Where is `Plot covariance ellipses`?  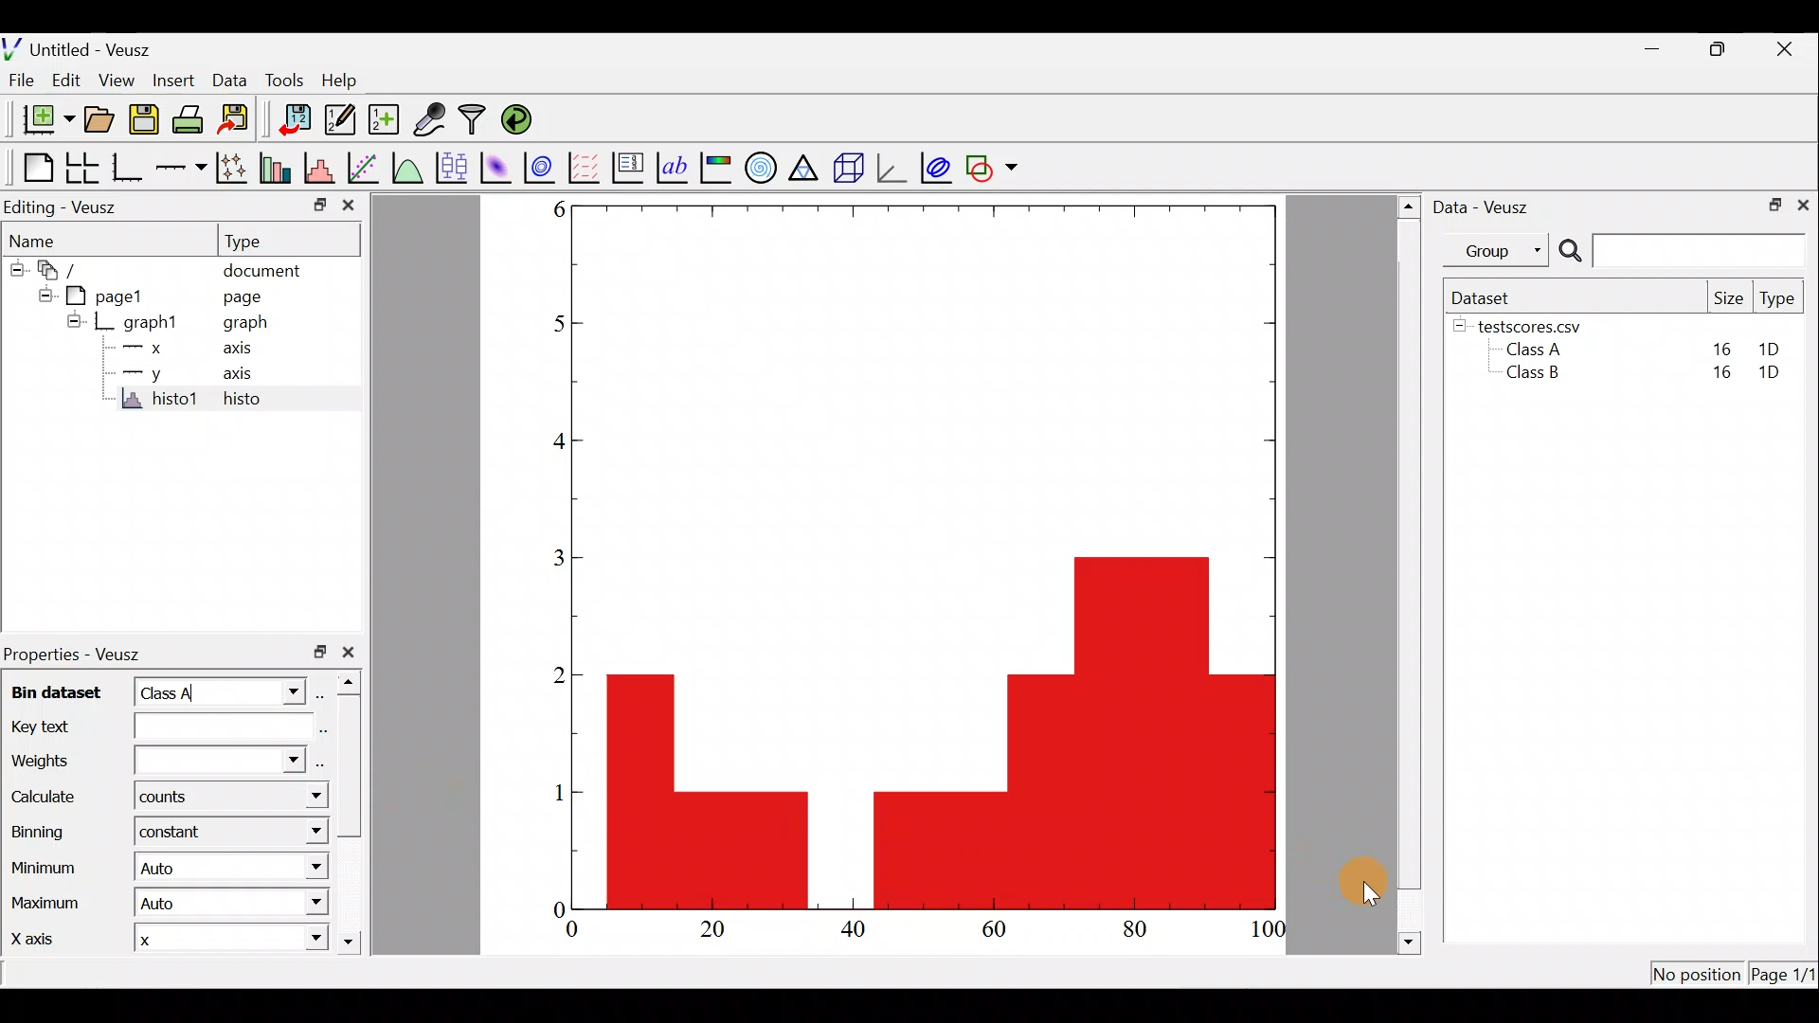 Plot covariance ellipses is located at coordinates (936, 166).